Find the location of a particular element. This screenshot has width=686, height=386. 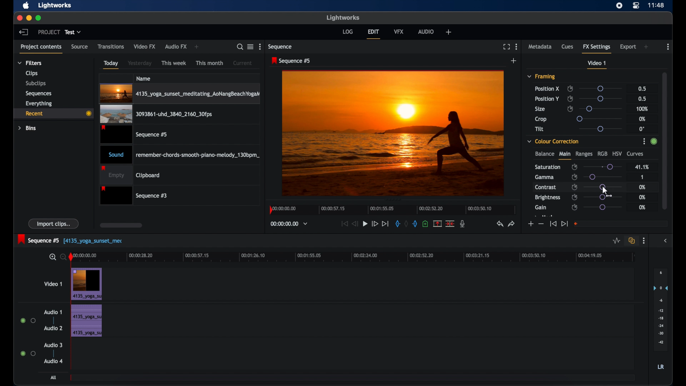

cursor is located at coordinates (607, 192).